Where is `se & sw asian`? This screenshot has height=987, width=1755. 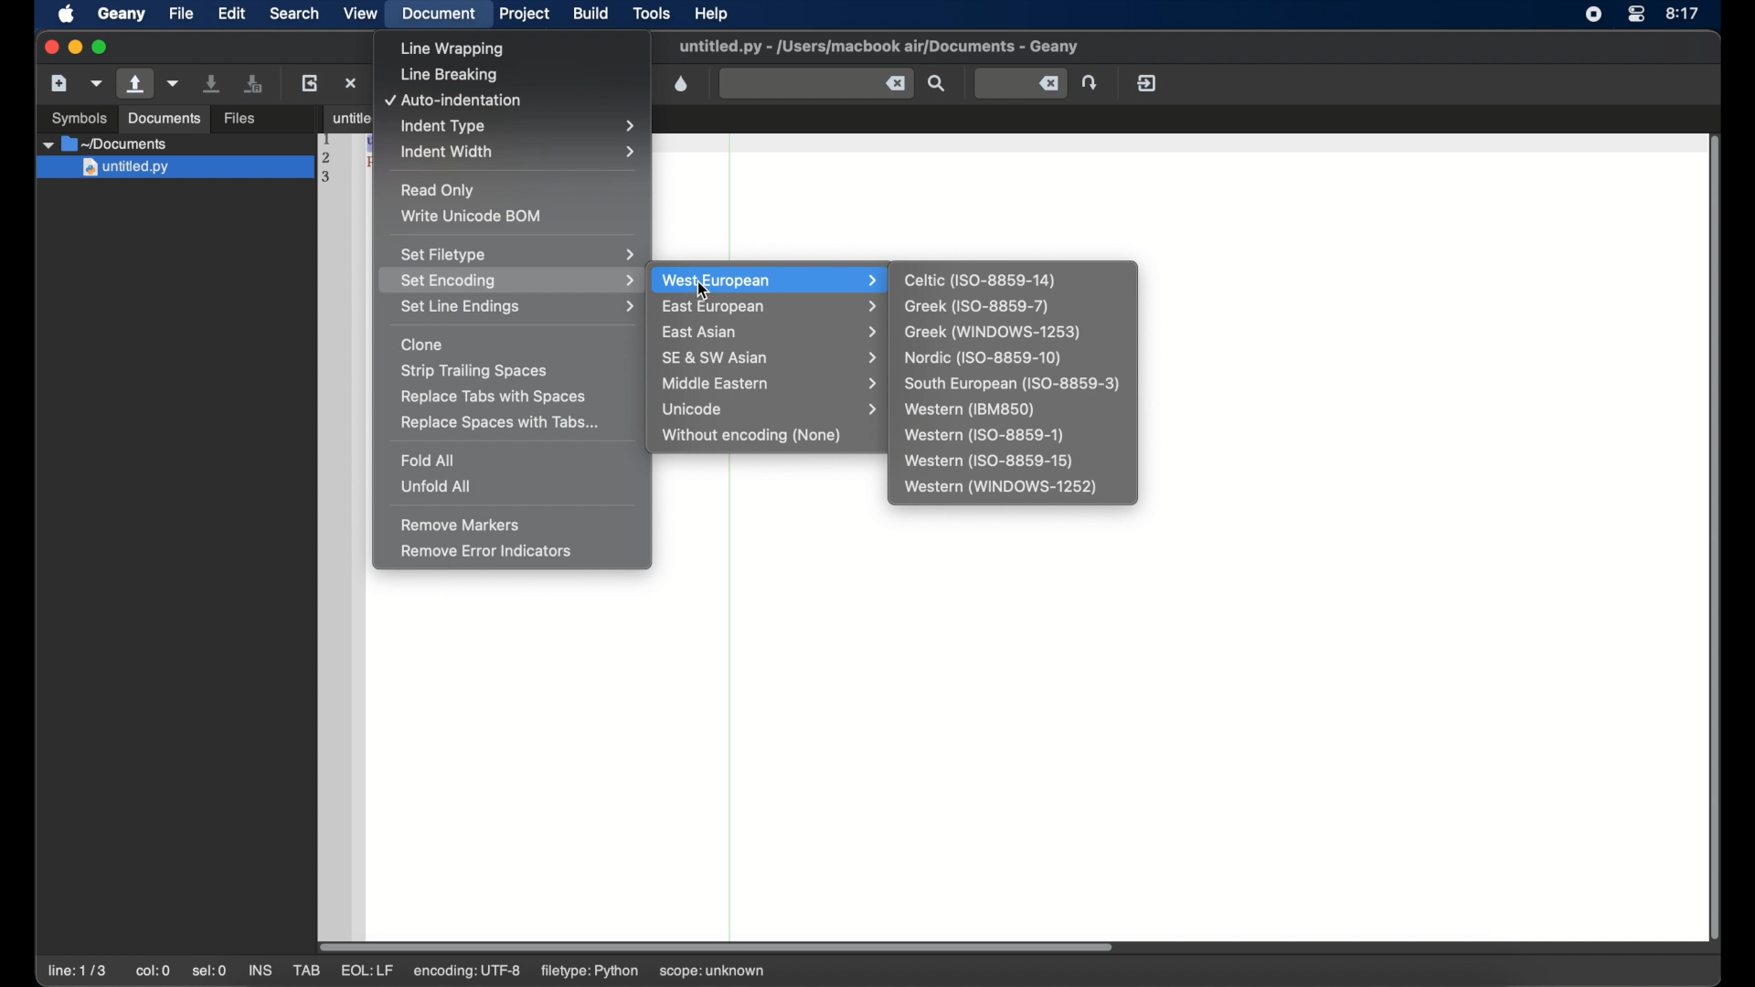 se & sw asian is located at coordinates (773, 357).